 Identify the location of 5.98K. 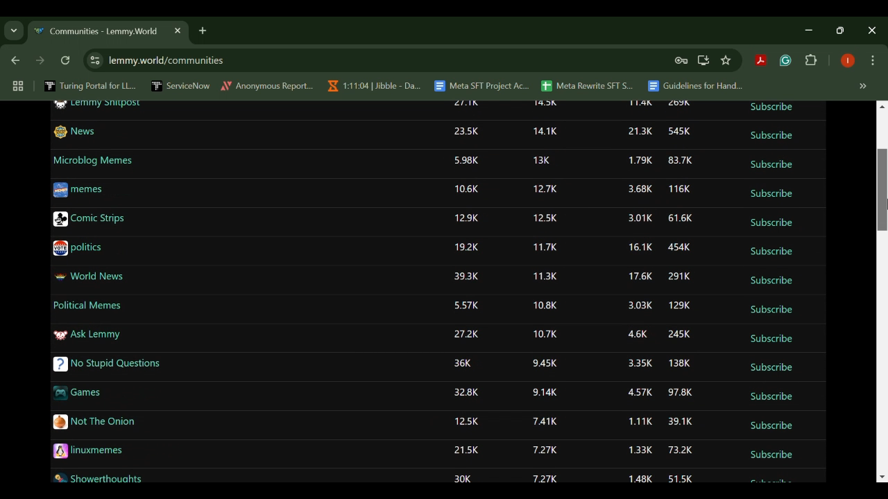
(466, 160).